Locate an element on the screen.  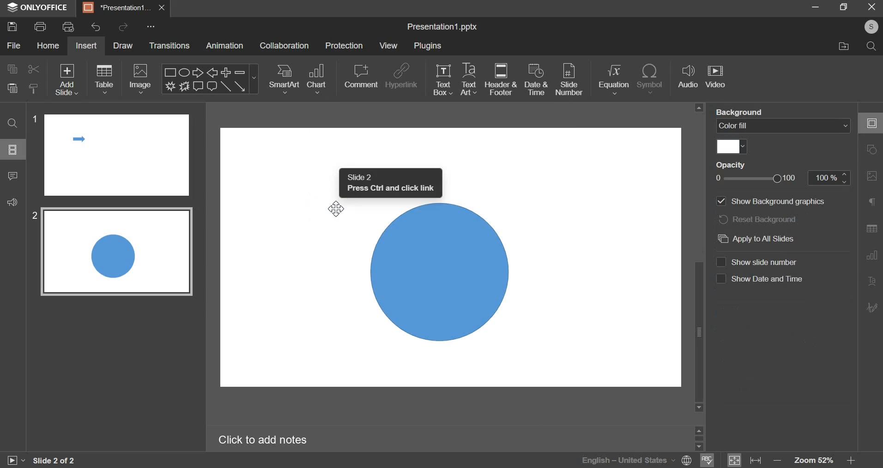
opacity is located at coordinates (735, 164).